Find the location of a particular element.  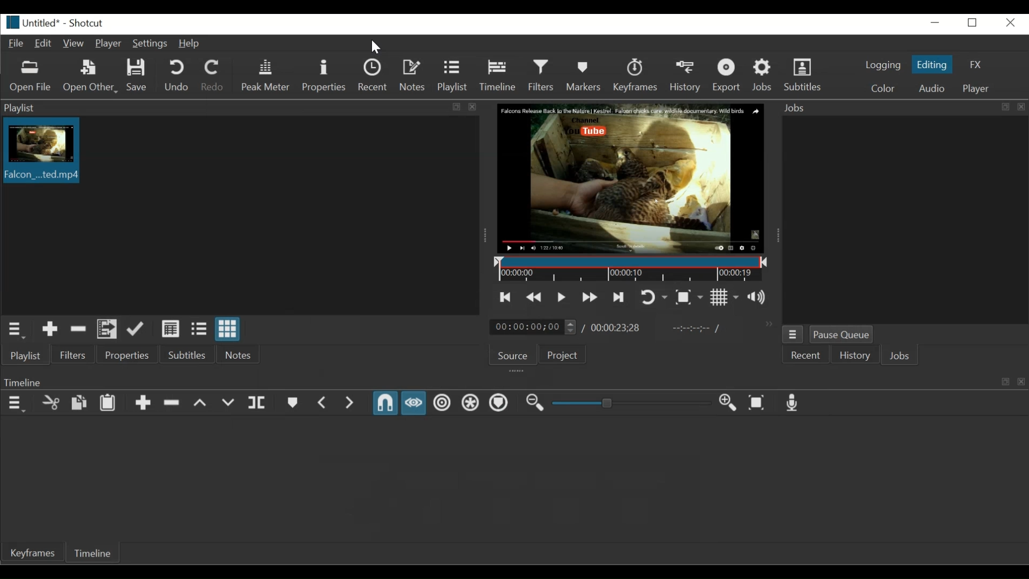

History is located at coordinates (687, 77).